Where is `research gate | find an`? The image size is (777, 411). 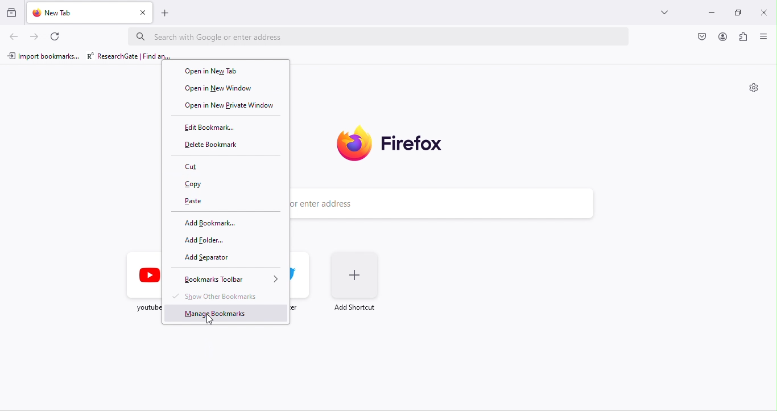
research gate | find an is located at coordinates (128, 55).